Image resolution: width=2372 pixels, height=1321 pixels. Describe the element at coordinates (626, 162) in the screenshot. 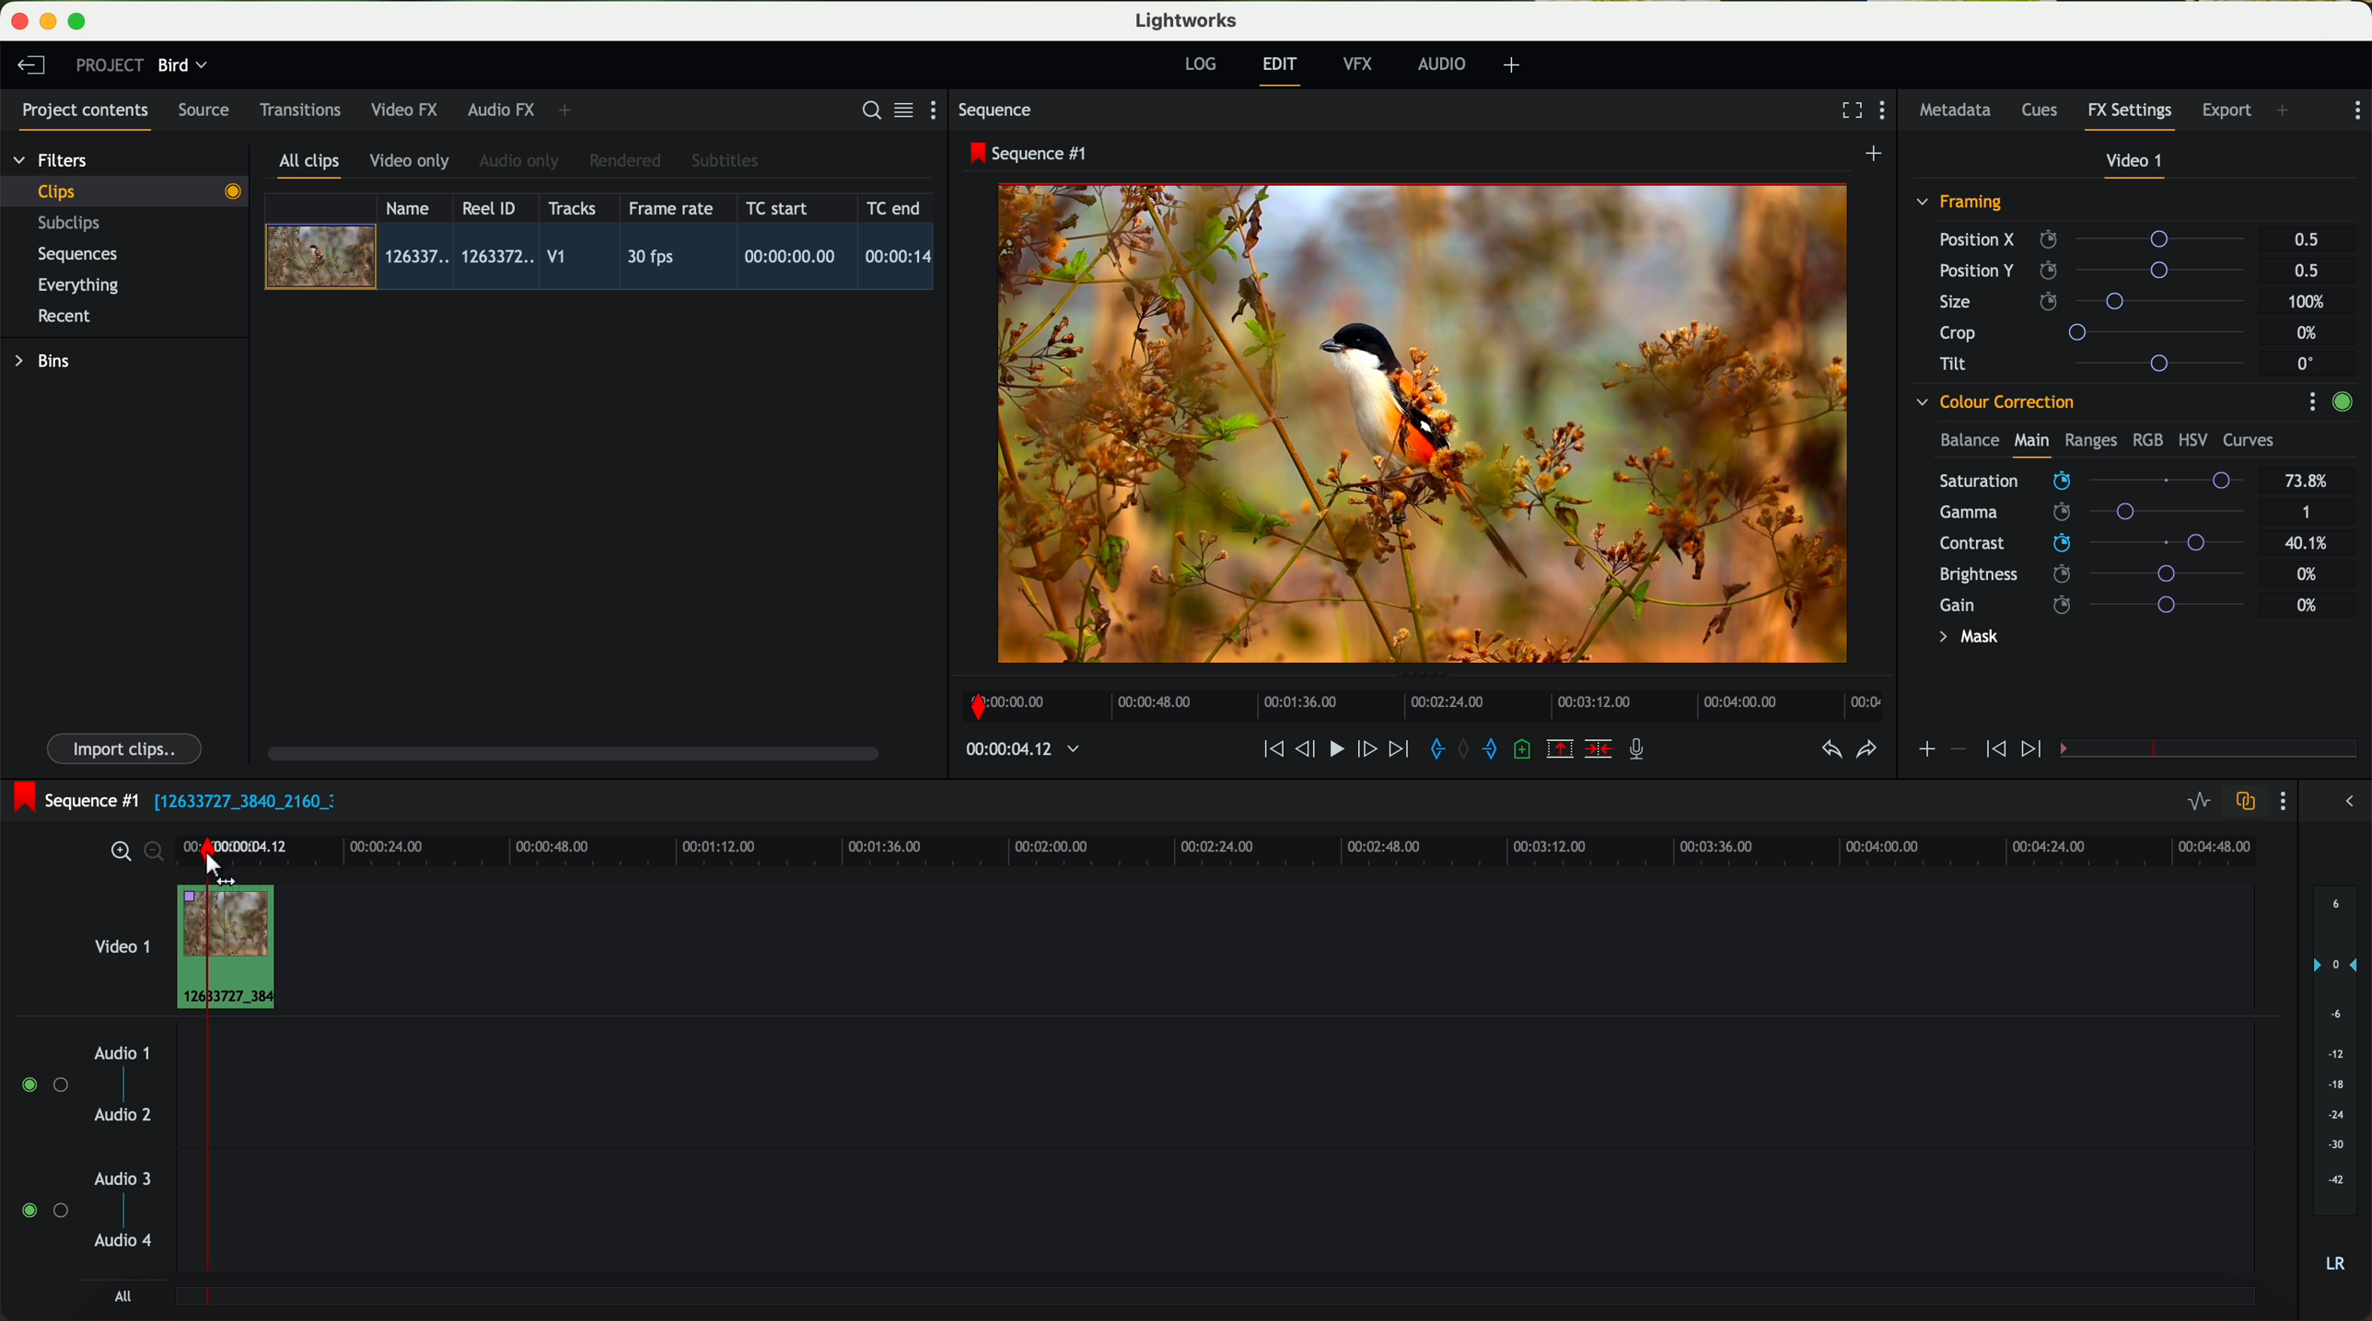

I see `rendered` at that location.